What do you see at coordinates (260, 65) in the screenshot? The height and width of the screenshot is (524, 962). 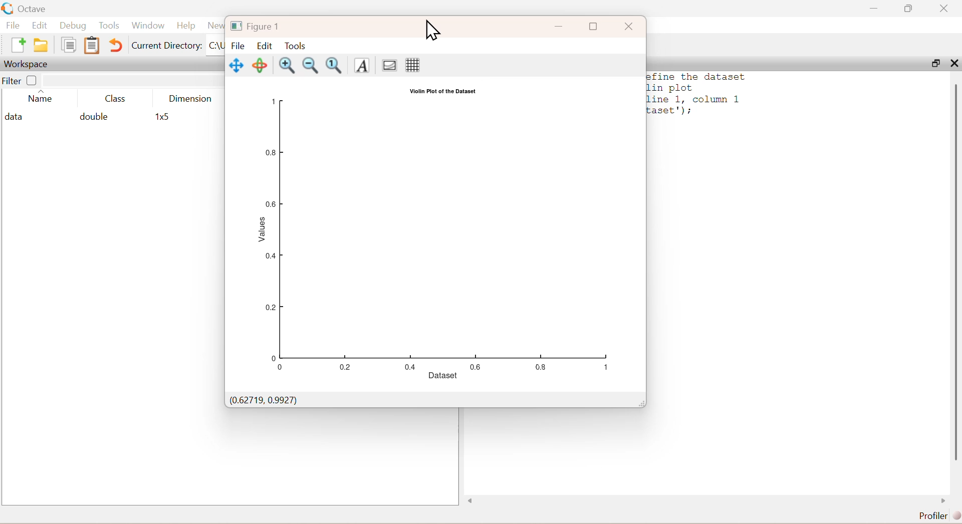 I see `rotate` at bounding box center [260, 65].